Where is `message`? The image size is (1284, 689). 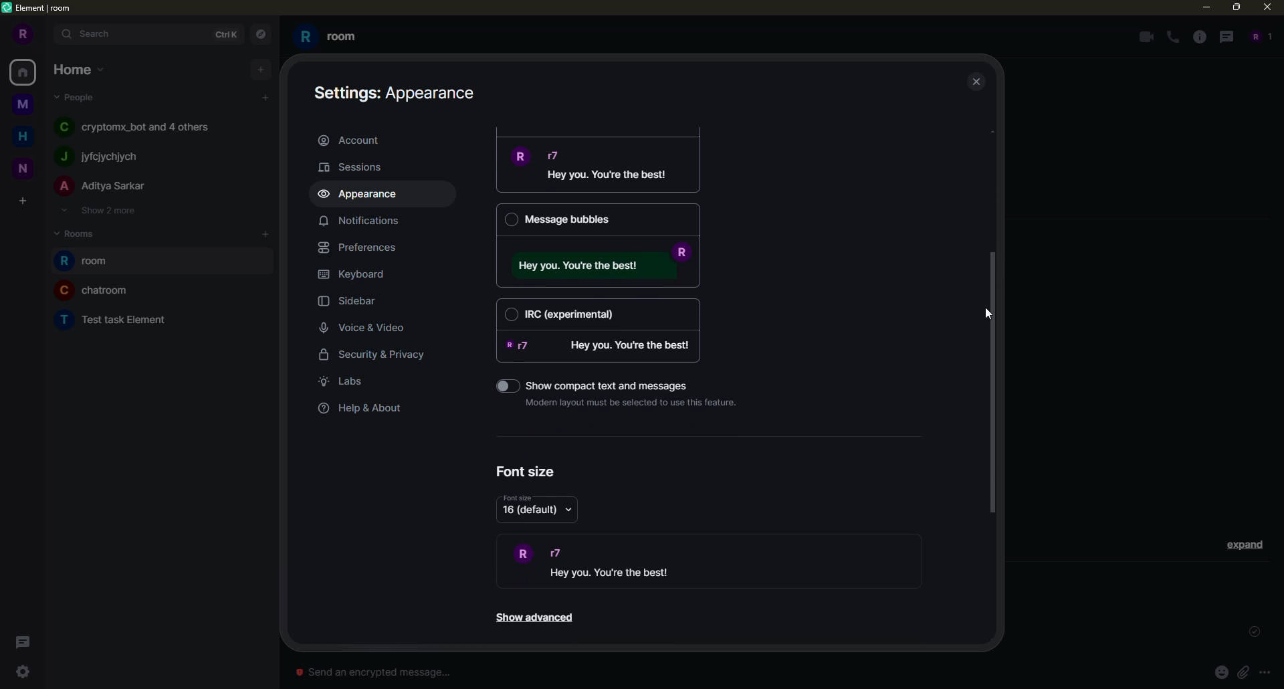 message is located at coordinates (602, 165).